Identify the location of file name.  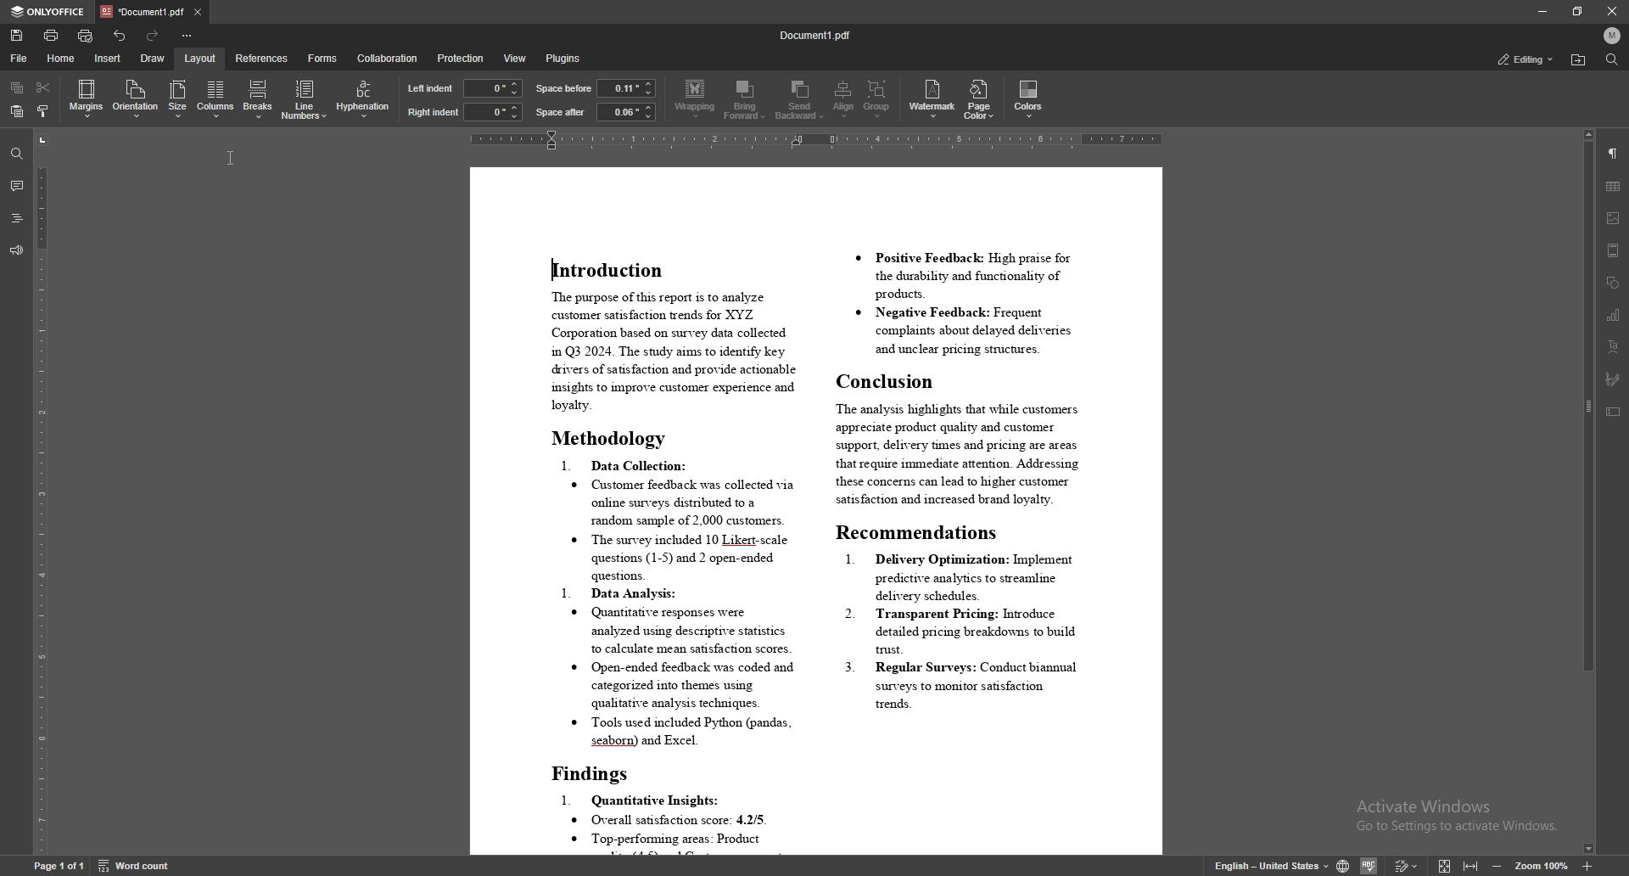
(815, 33).